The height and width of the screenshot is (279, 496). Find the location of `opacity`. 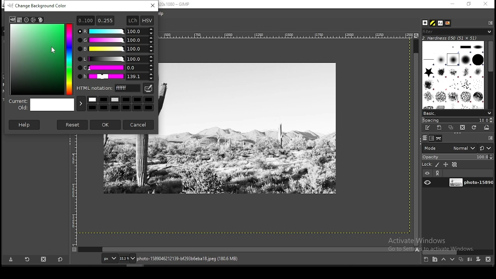

opacity is located at coordinates (457, 156).